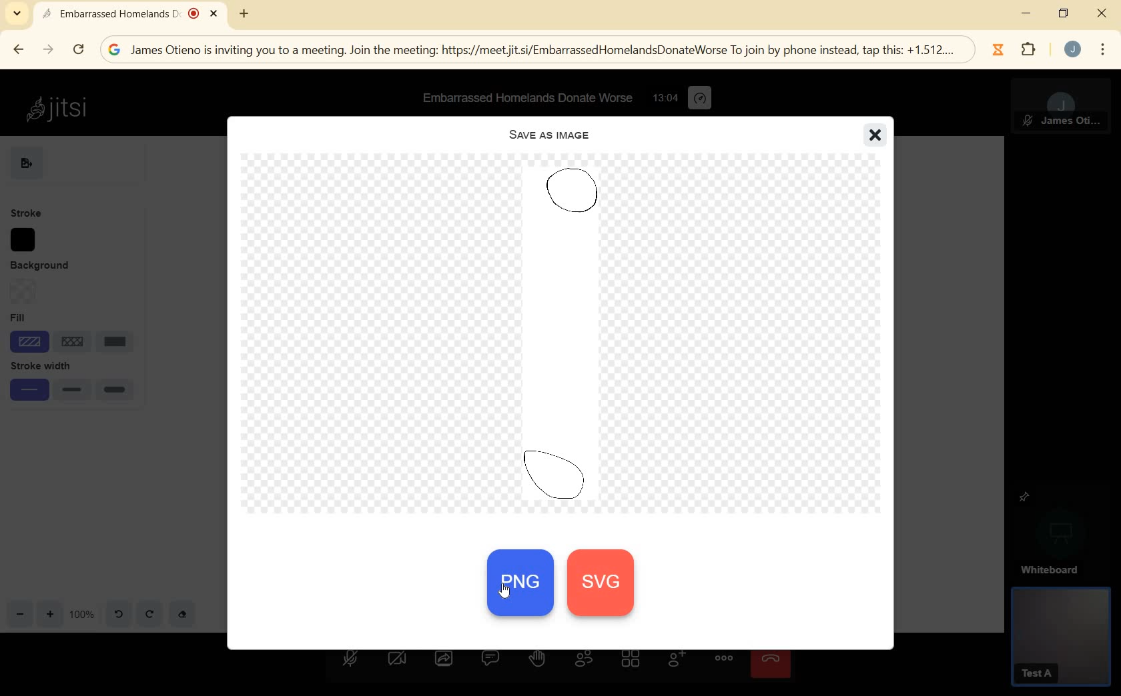  What do you see at coordinates (1102, 48) in the screenshot?
I see `menu` at bounding box center [1102, 48].